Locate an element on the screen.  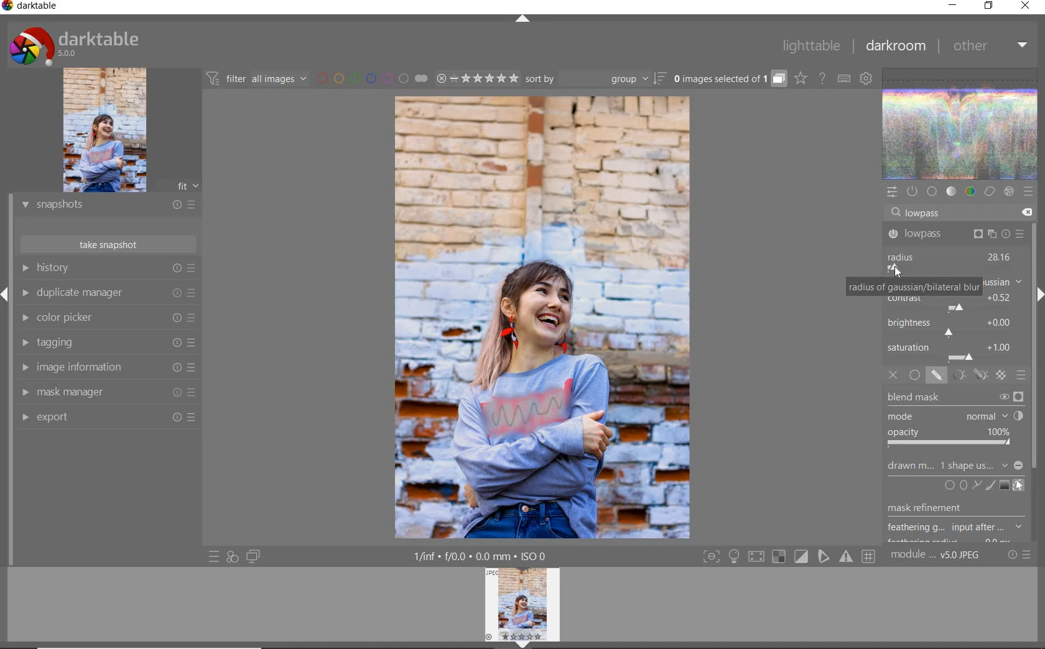
display a second darkroom image window is located at coordinates (254, 556).